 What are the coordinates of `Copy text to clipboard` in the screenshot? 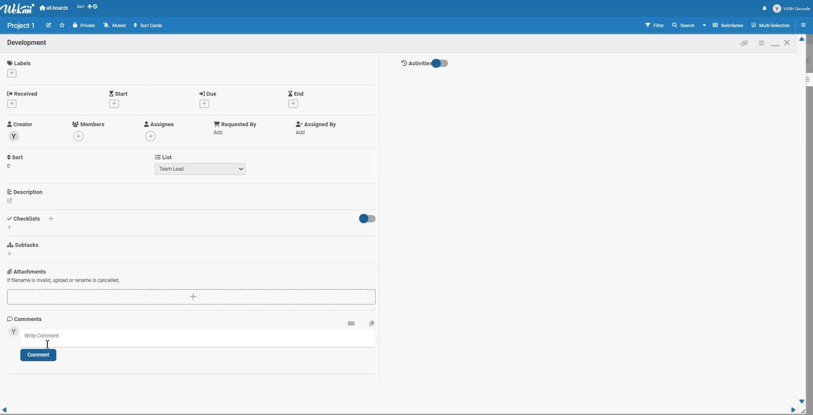 It's located at (372, 323).